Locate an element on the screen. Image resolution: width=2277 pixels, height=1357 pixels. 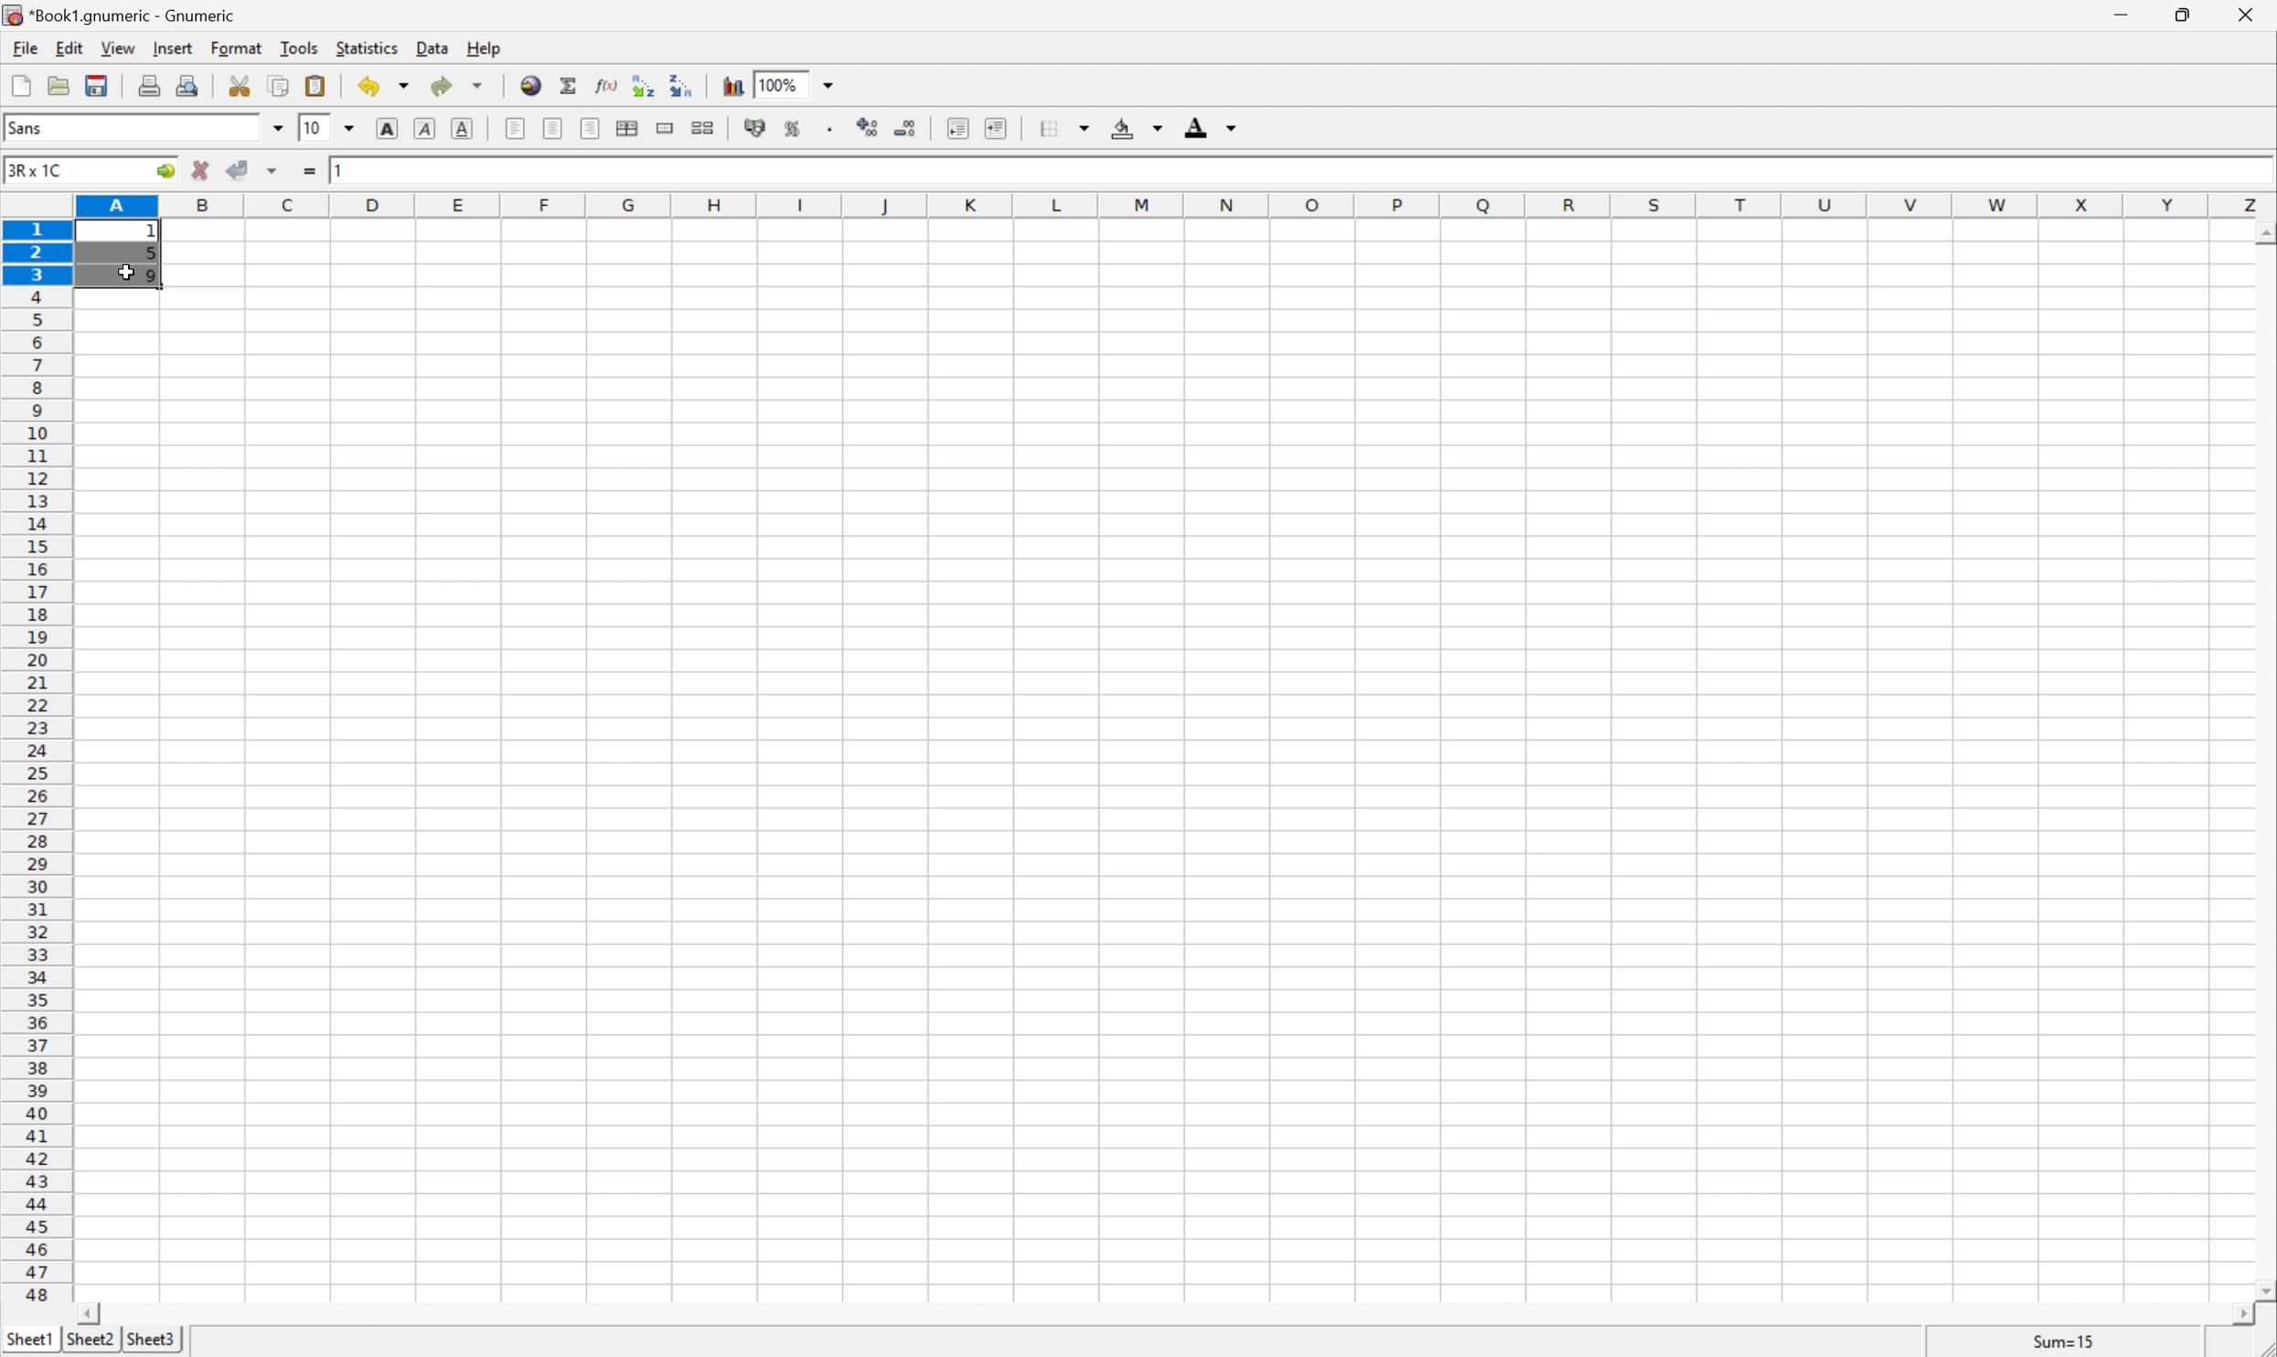
open a file is located at coordinates (56, 82).